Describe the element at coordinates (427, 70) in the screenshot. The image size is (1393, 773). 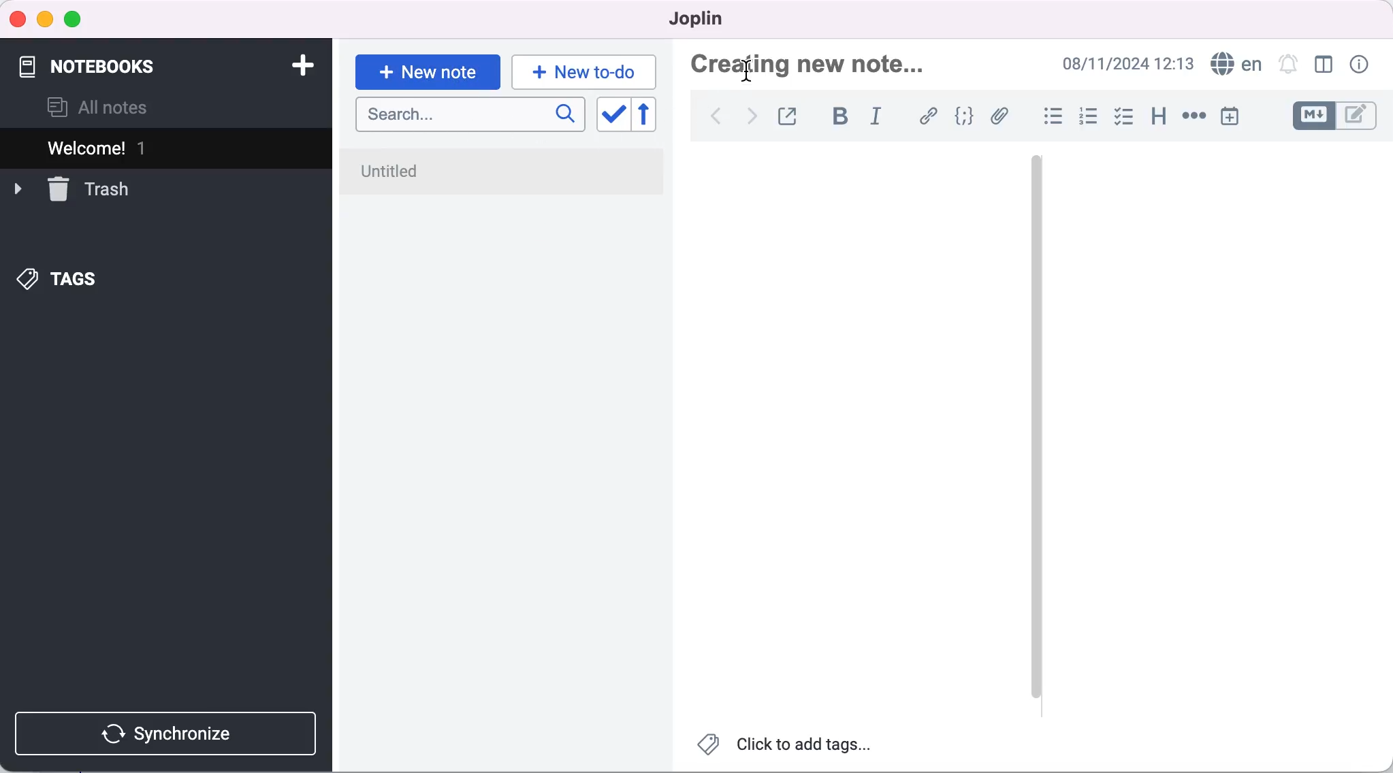
I see `new note` at that location.